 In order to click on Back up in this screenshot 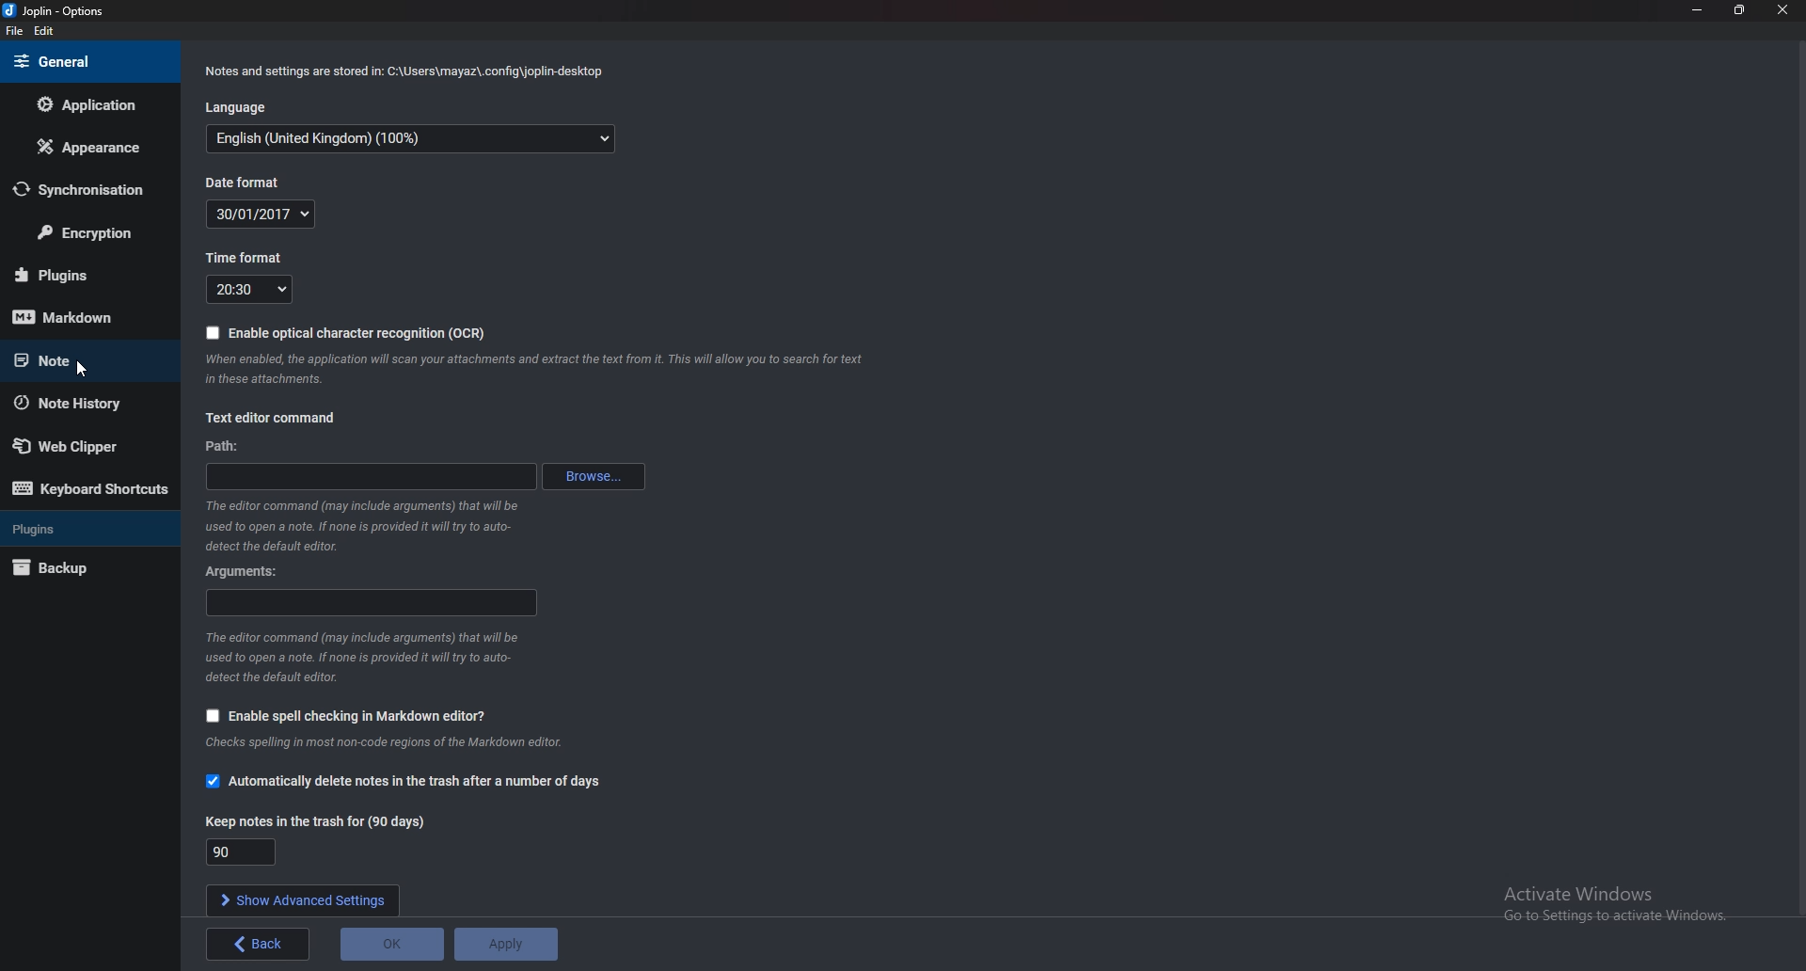, I will do `click(78, 567)`.